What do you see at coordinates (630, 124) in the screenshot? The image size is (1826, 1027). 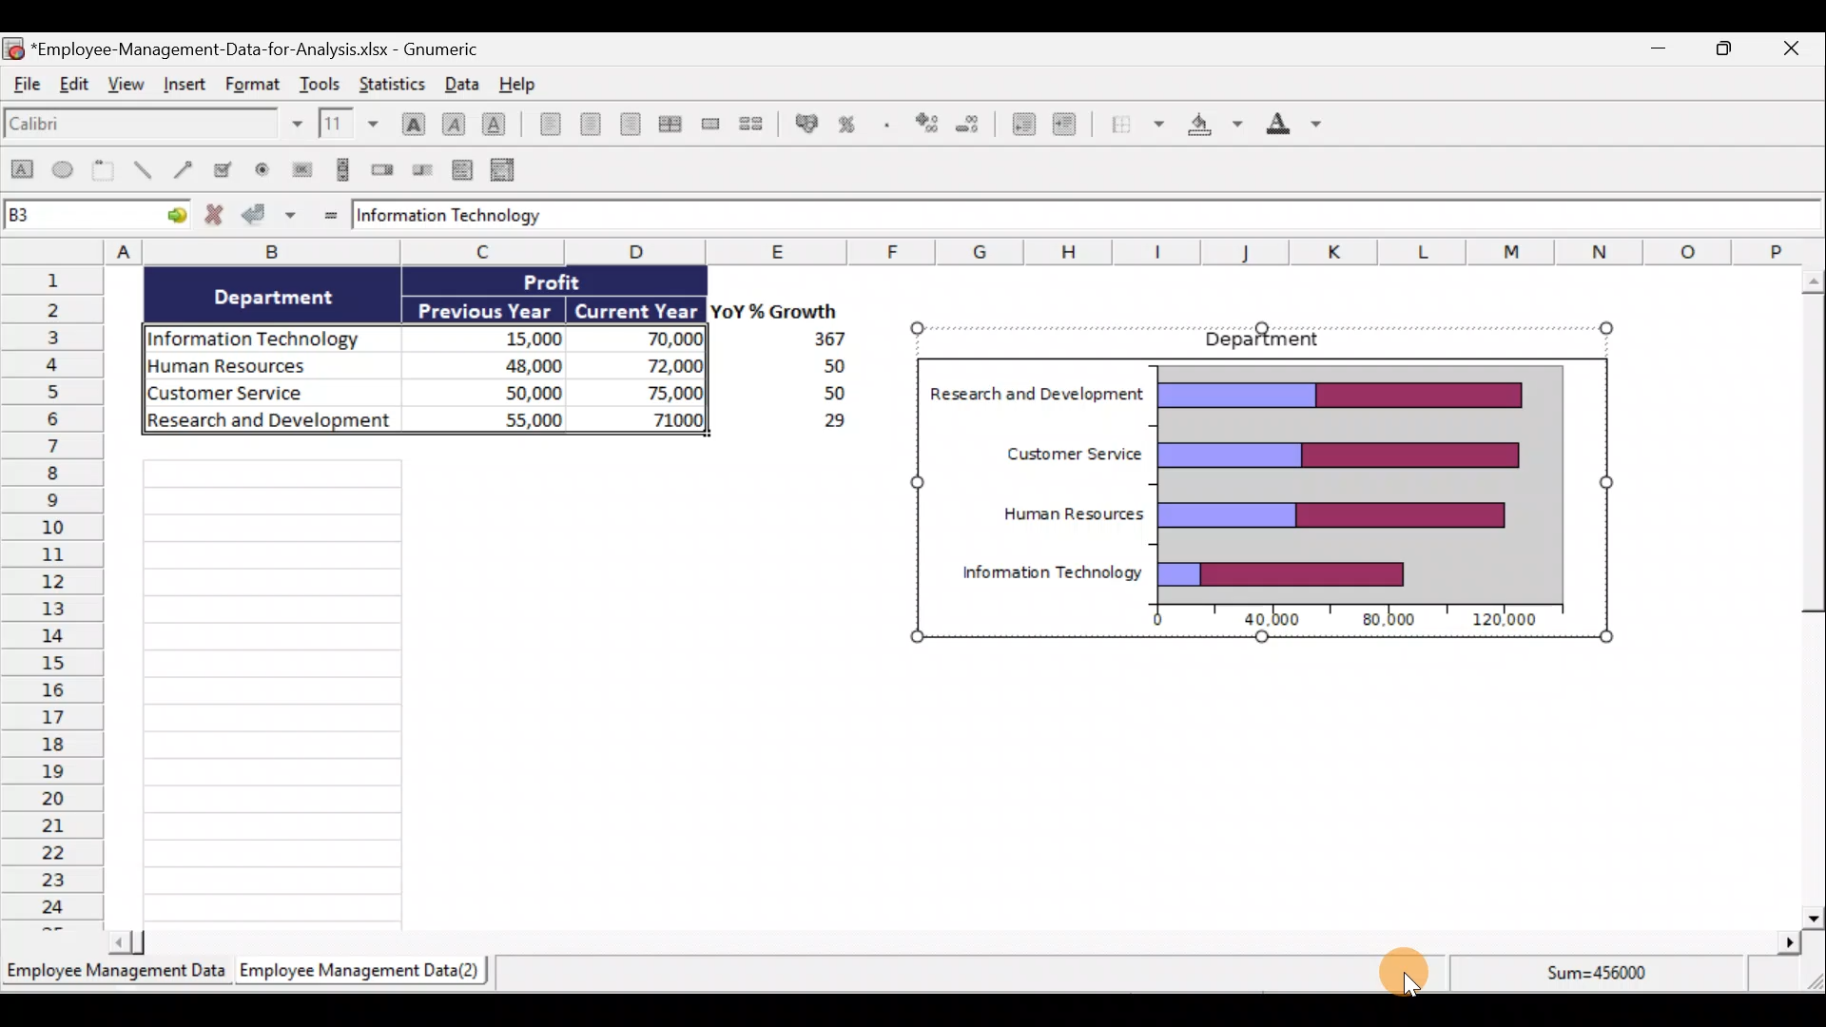 I see `Align right` at bounding box center [630, 124].